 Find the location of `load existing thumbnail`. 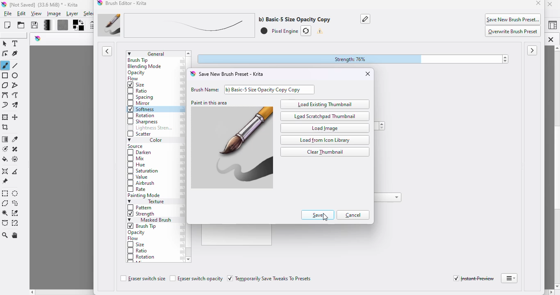

load existing thumbnail is located at coordinates (325, 104).